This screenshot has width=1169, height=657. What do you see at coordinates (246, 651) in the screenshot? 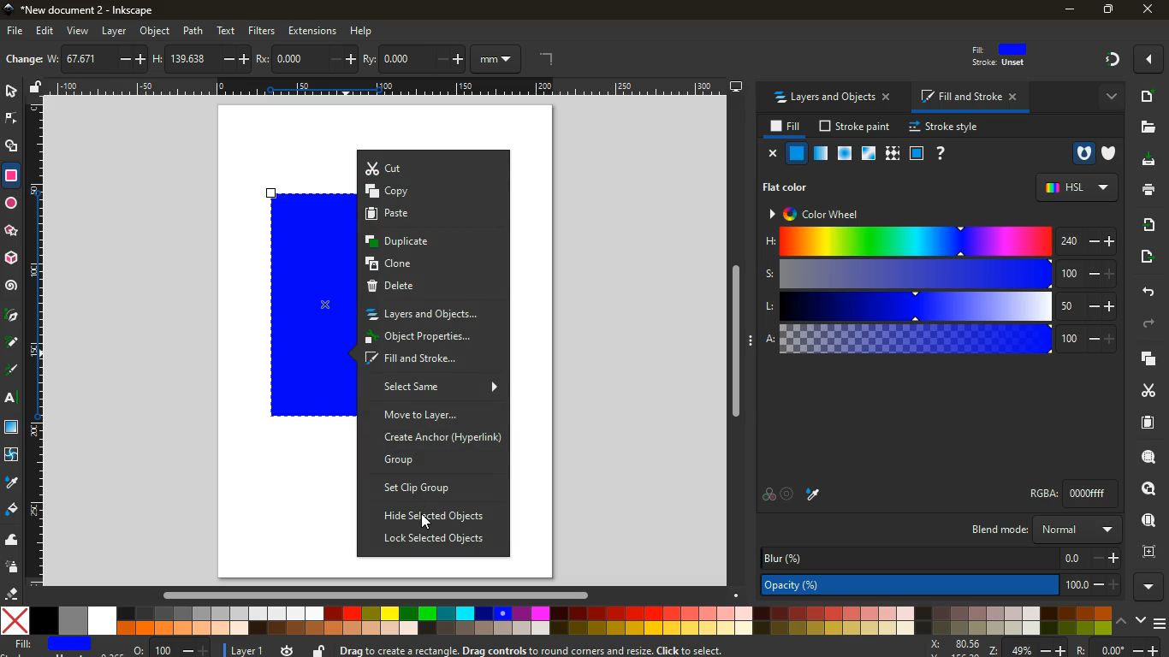
I see `layer 1` at bounding box center [246, 651].